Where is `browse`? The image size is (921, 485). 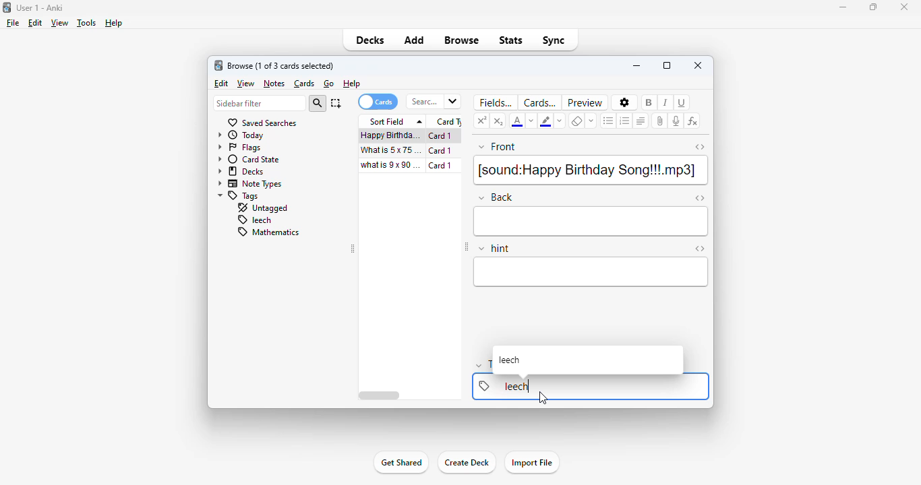 browse is located at coordinates (461, 40).